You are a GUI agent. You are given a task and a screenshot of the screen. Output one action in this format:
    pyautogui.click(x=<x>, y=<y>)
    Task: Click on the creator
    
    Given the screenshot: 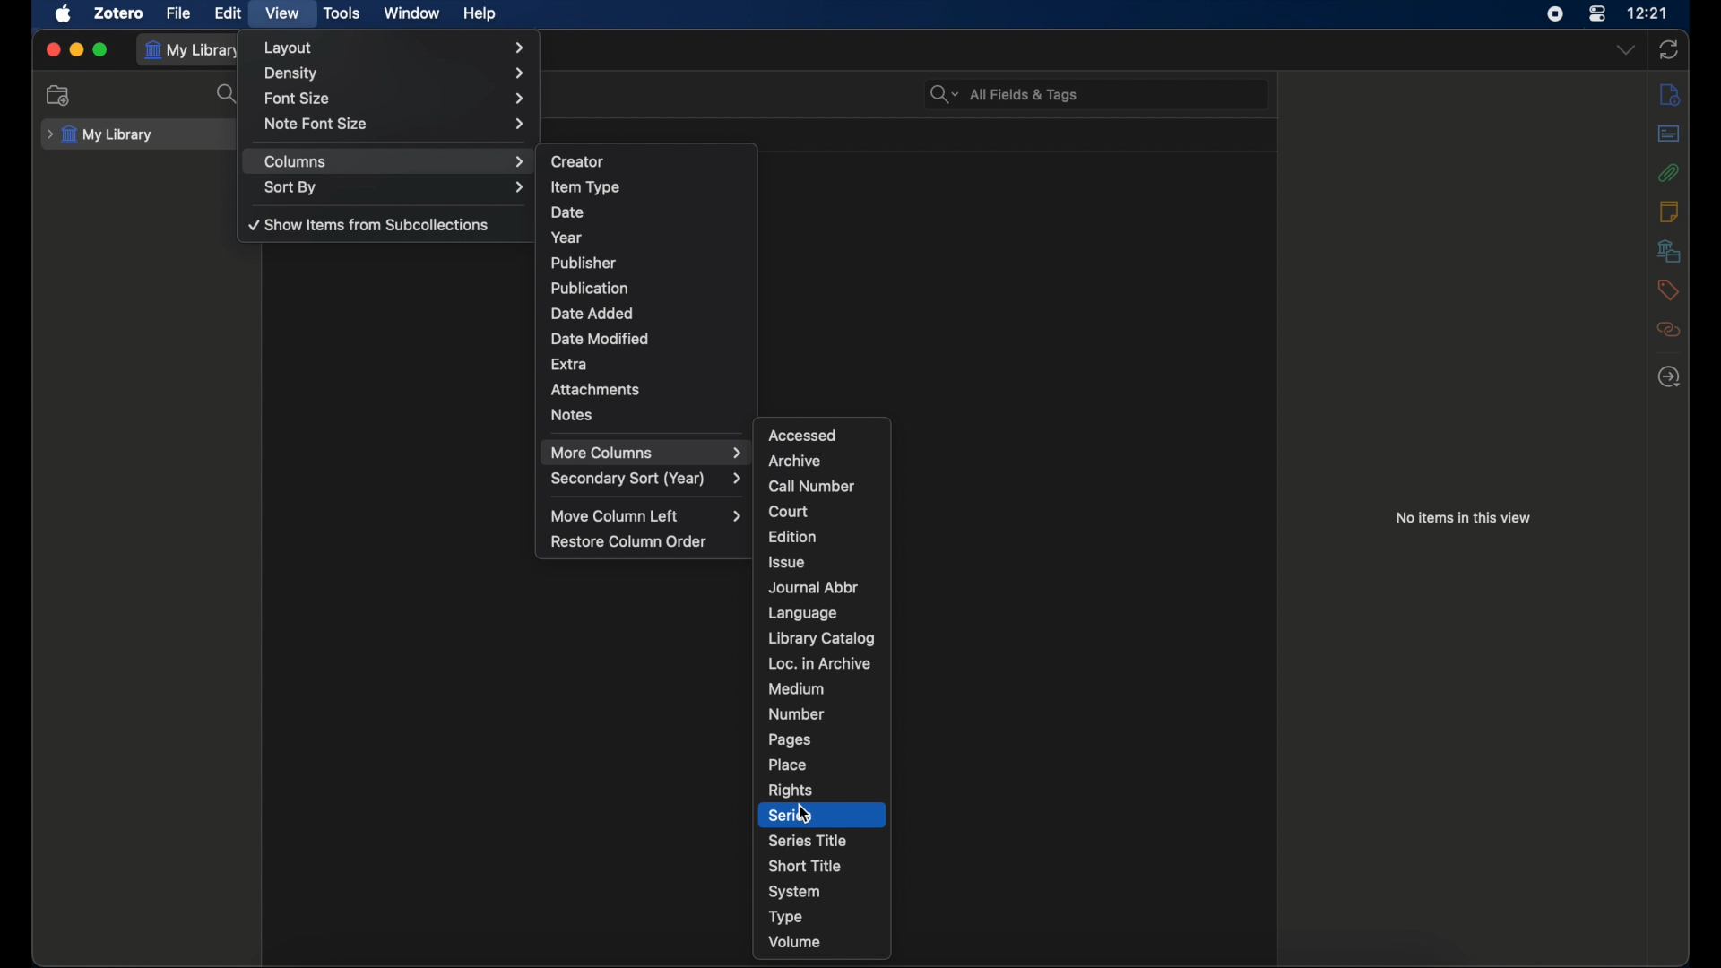 What is the action you would take?
    pyautogui.click(x=577, y=162)
    